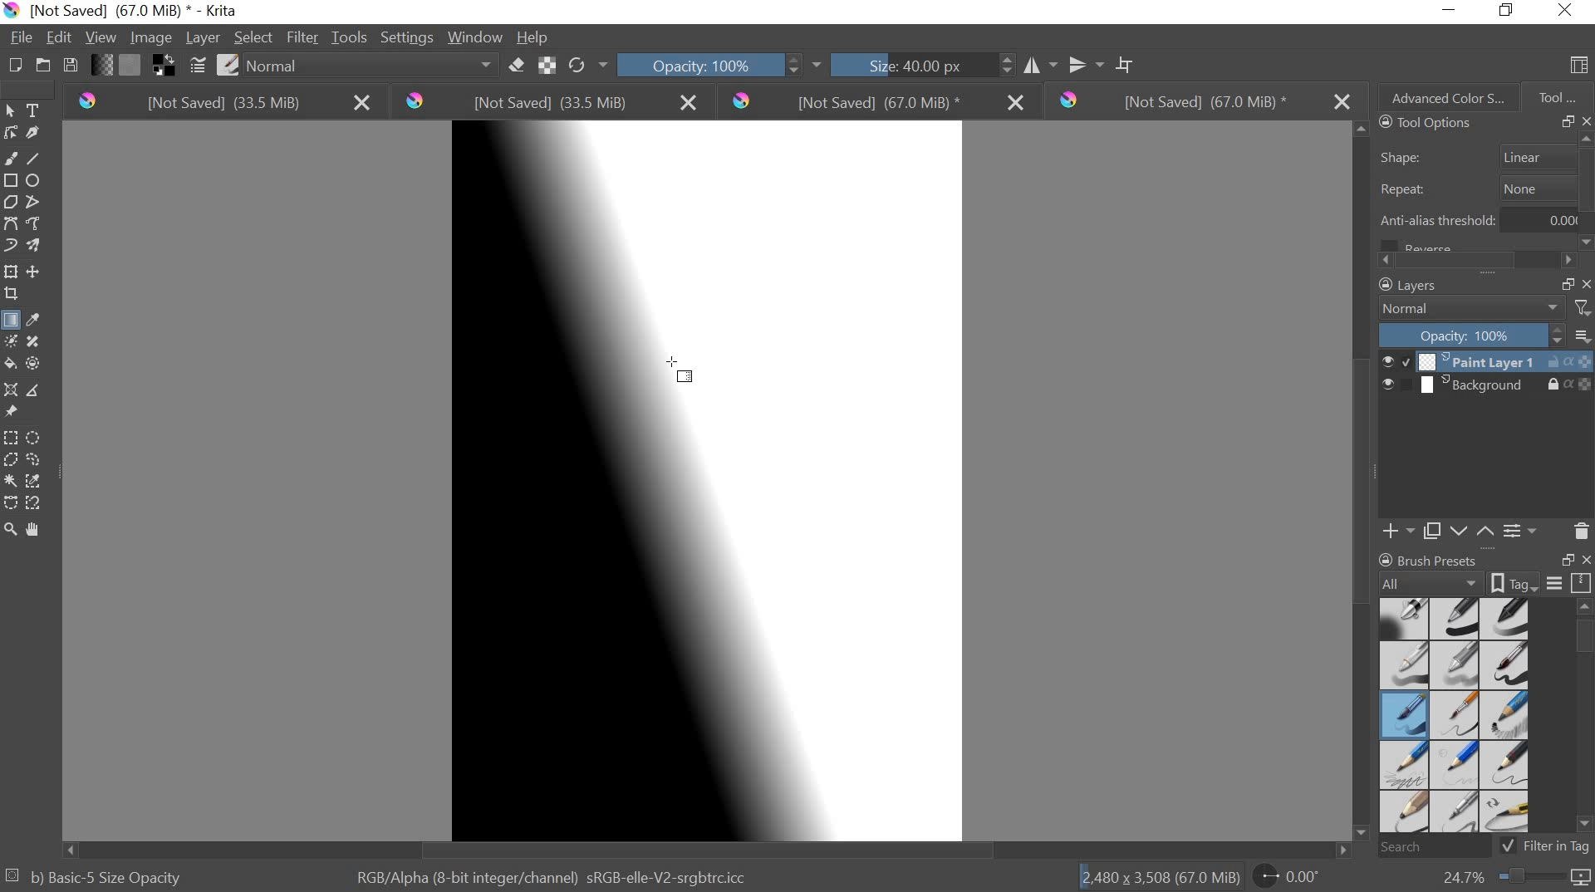 This screenshot has width=1595, height=892. What do you see at coordinates (1585, 122) in the screenshot?
I see `CLOSE` at bounding box center [1585, 122].